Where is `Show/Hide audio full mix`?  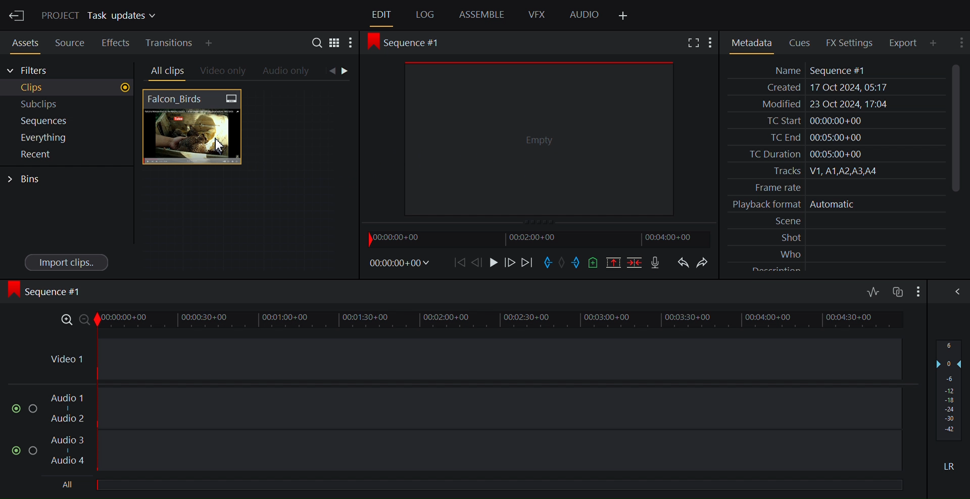 Show/Hide audio full mix is located at coordinates (917, 291).